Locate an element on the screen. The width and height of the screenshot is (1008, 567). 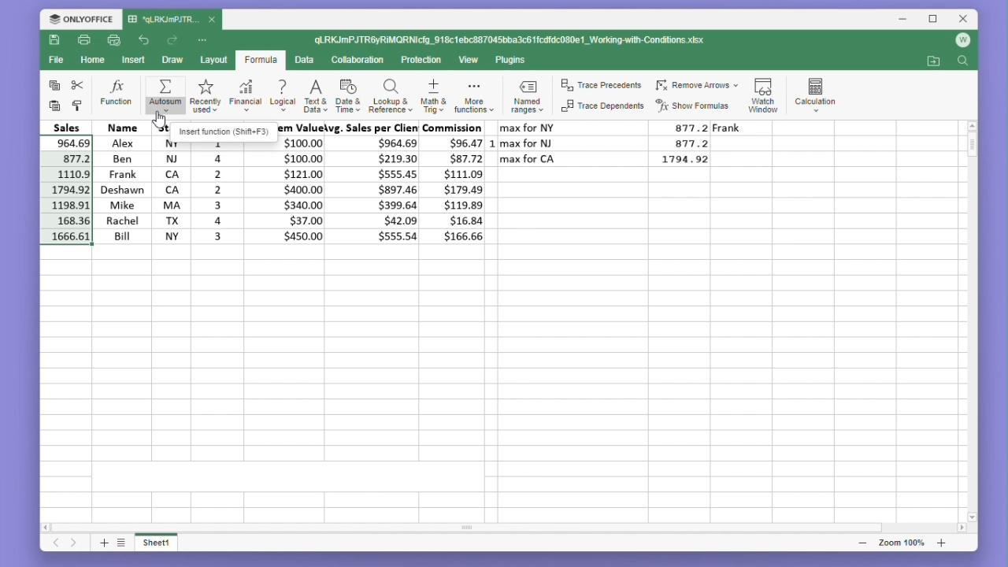
cut is located at coordinates (78, 85).